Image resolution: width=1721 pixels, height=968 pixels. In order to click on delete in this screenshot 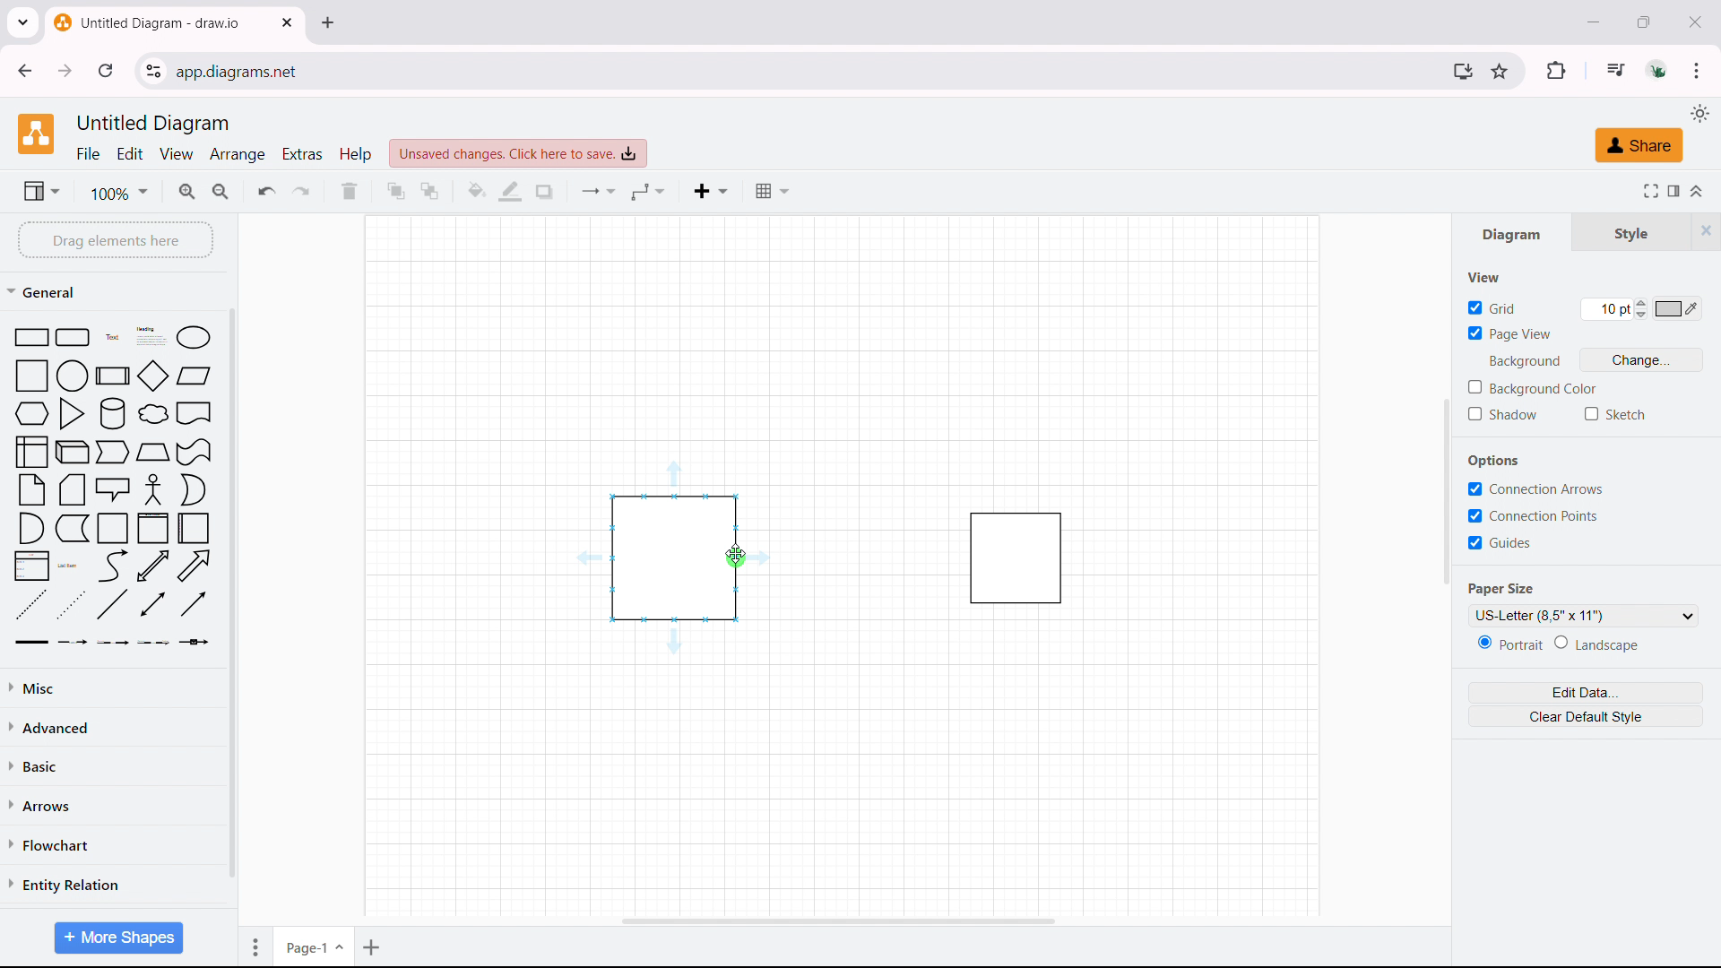, I will do `click(349, 192)`.